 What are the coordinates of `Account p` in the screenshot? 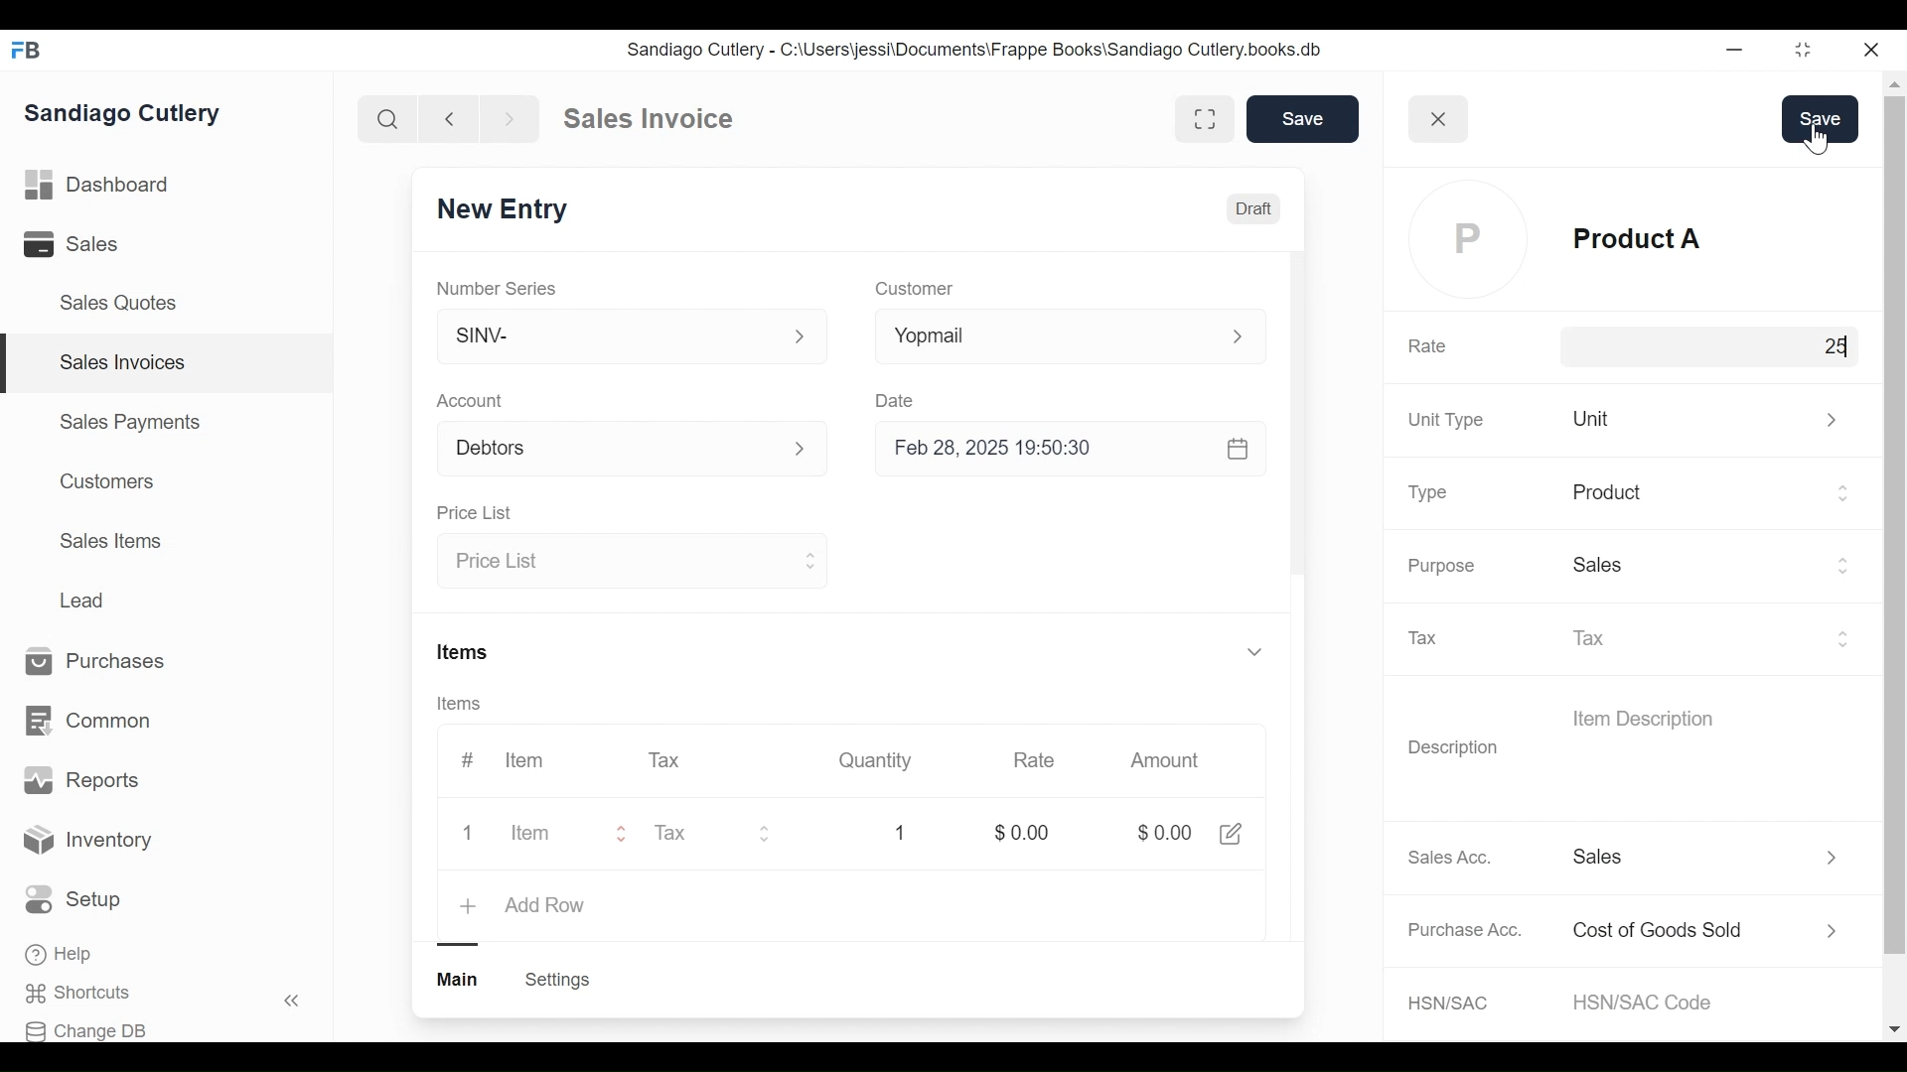 It's located at (634, 448).